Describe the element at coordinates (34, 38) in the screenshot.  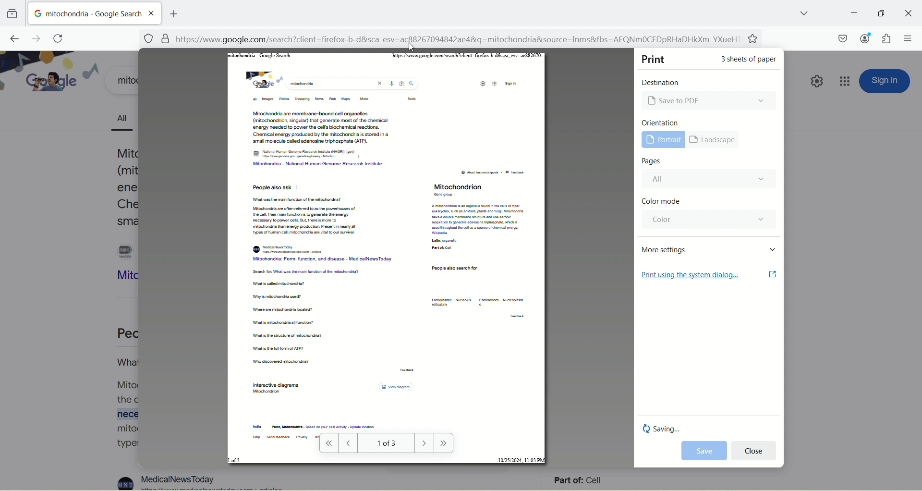
I see `go forward one page` at that location.